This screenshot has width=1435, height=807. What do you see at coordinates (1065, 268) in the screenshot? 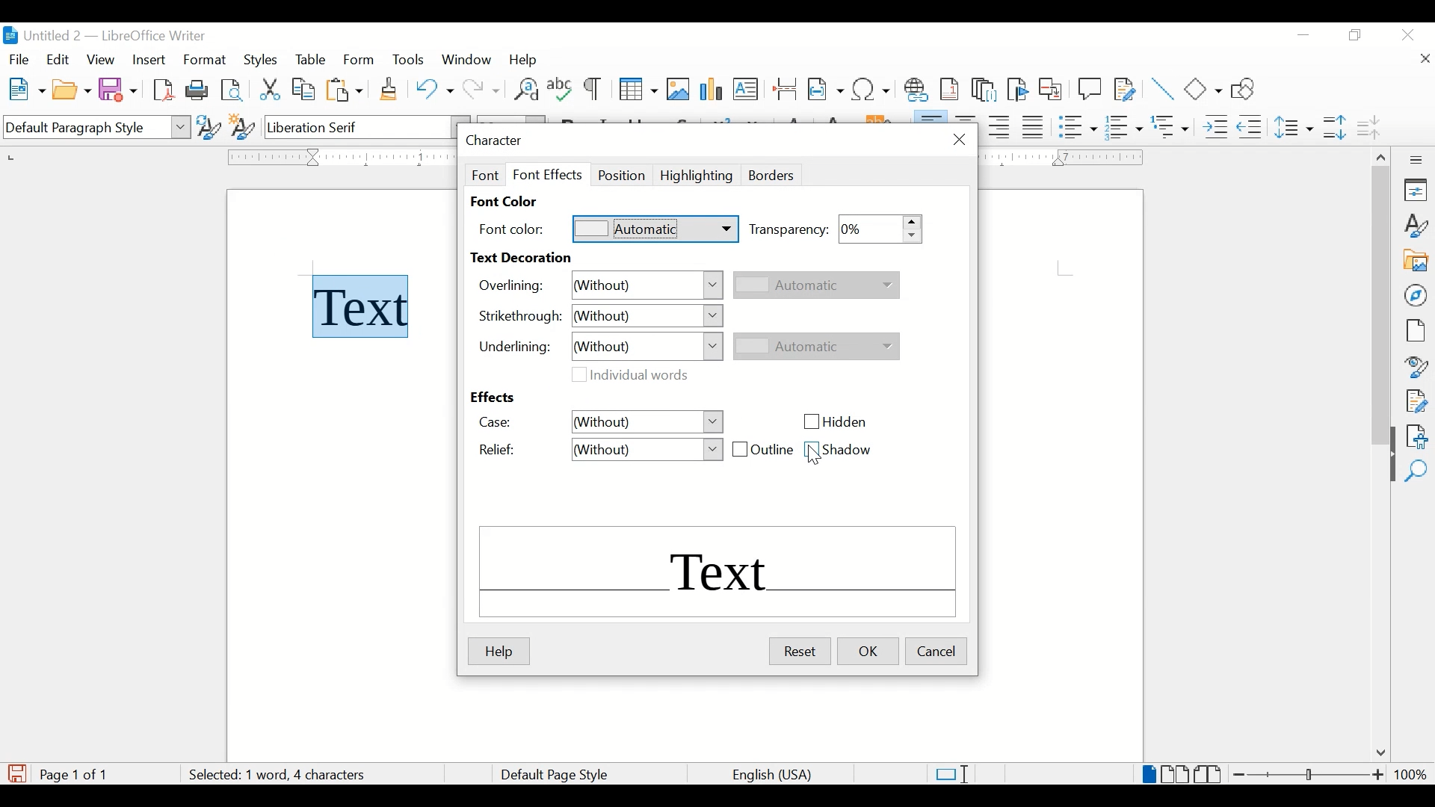
I see `guides` at bounding box center [1065, 268].